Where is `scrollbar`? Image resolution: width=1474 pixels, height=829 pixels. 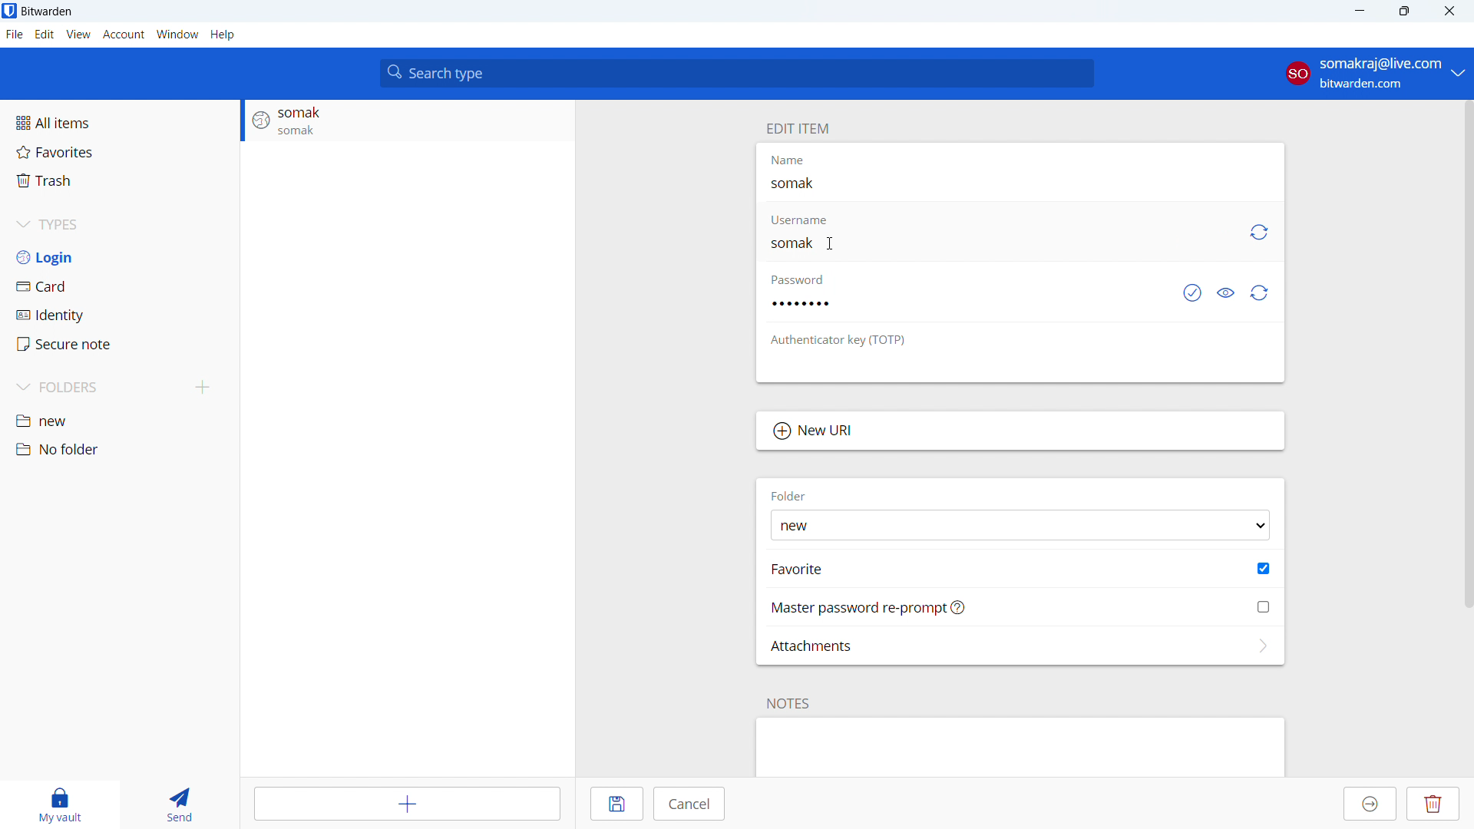
scrollbar is located at coordinates (1469, 351).